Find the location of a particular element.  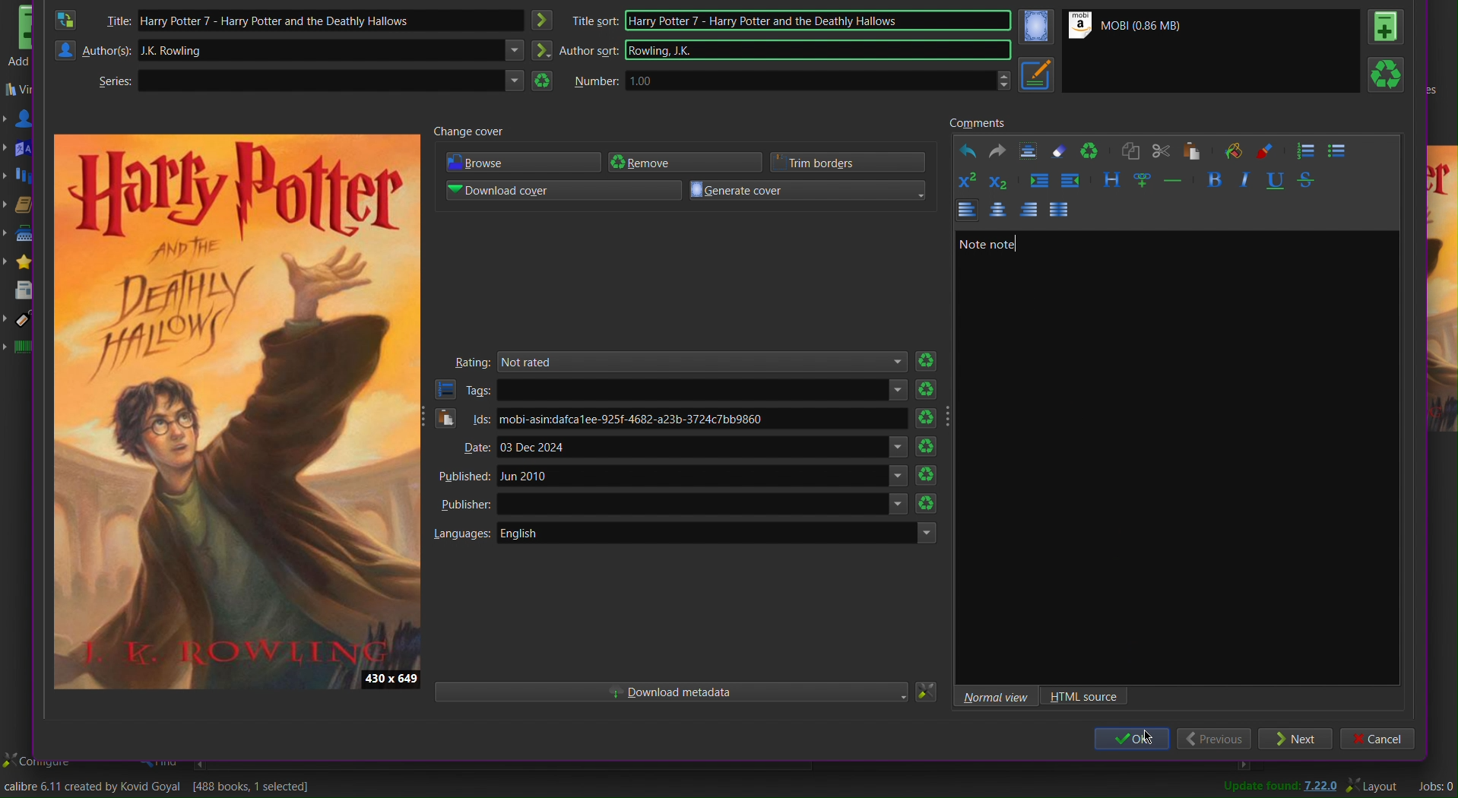

Identifiers is located at coordinates (25, 349).